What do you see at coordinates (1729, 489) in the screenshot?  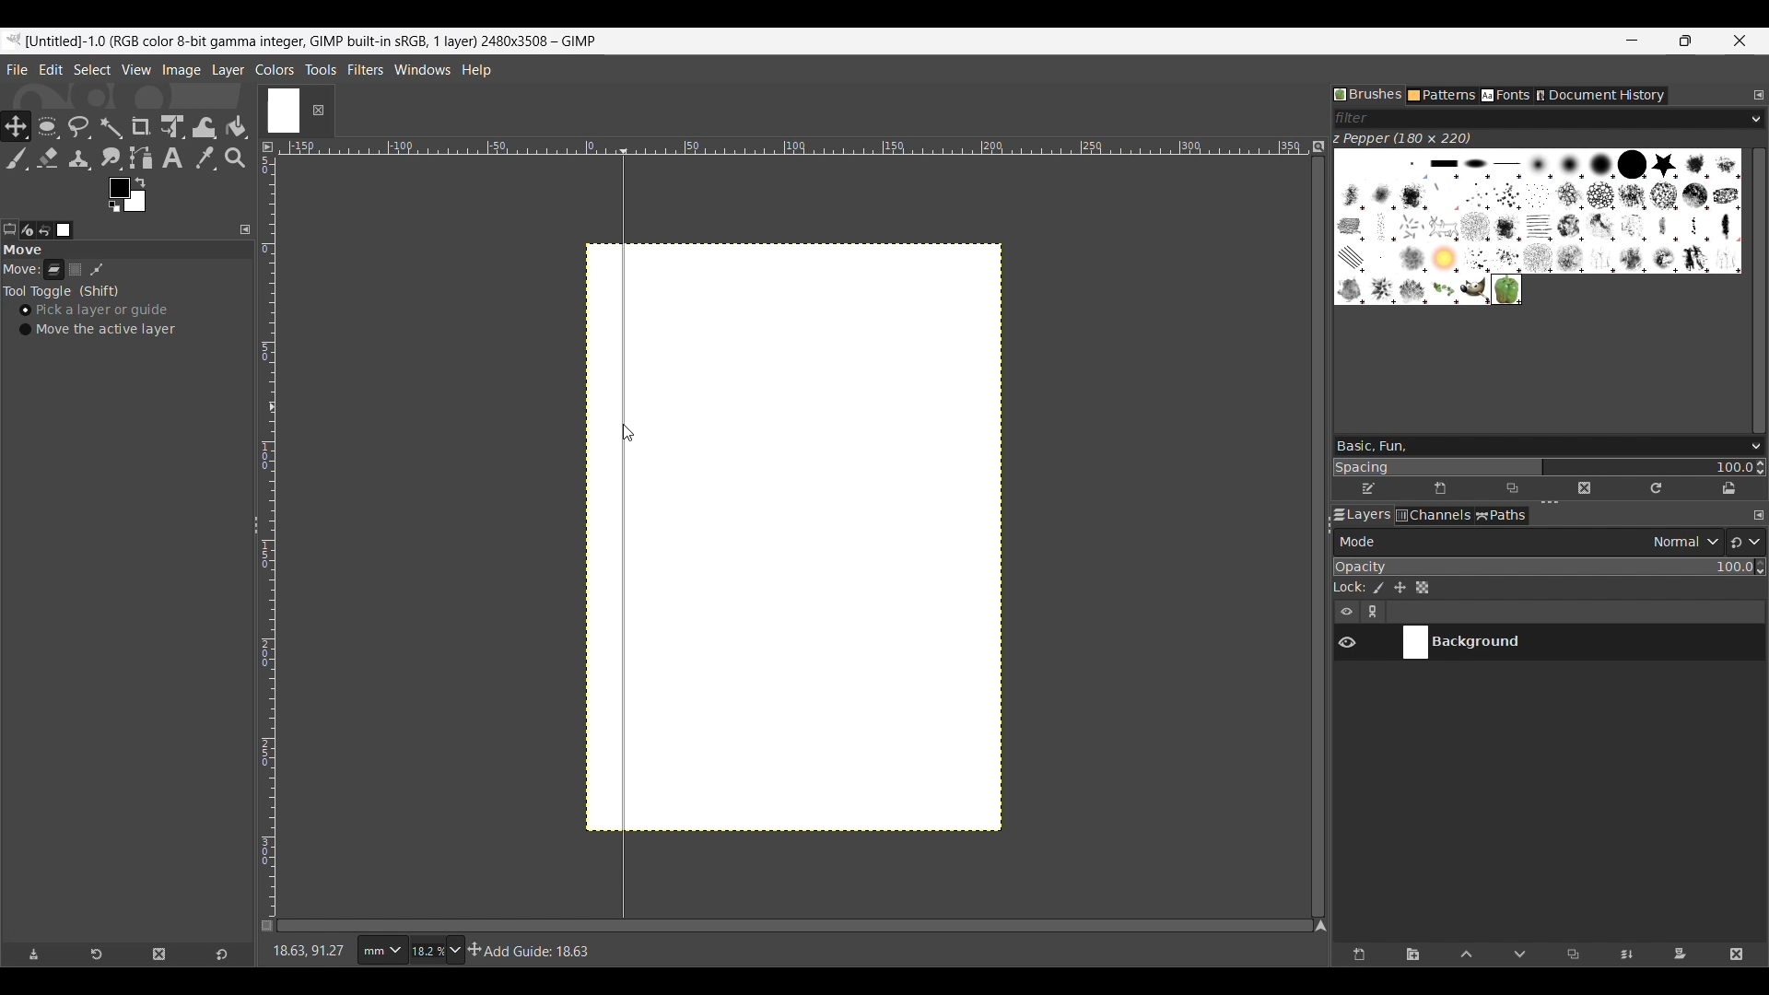 I see `Open brush as image` at bounding box center [1729, 489].